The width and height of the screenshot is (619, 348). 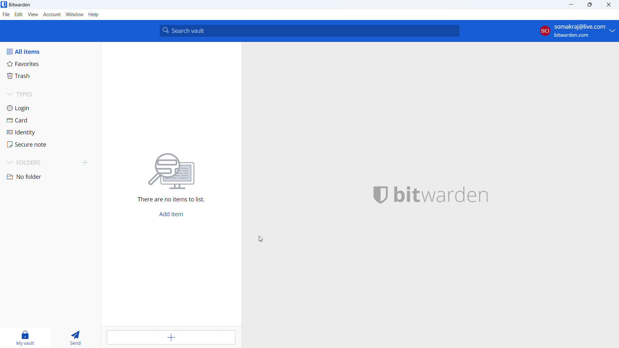 What do you see at coordinates (52, 15) in the screenshot?
I see `account` at bounding box center [52, 15].